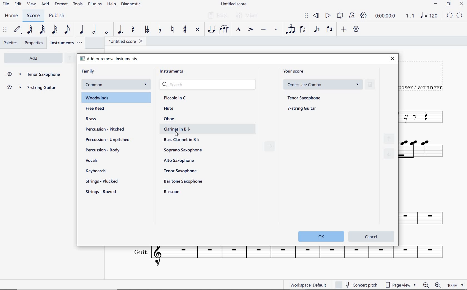 This screenshot has width=467, height=290. What do you see at coordinates (224, 30) in the screenshot?
I see `SLUR` at bounding box center [224, 30].